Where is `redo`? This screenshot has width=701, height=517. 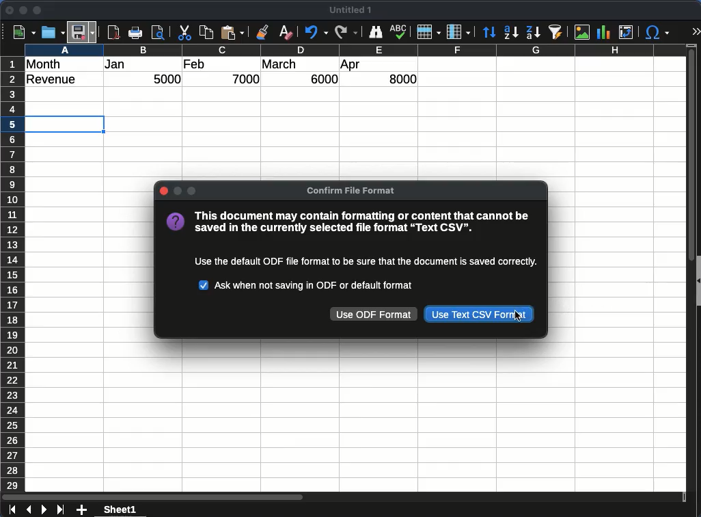 redo is located at coordinates (345, 32).